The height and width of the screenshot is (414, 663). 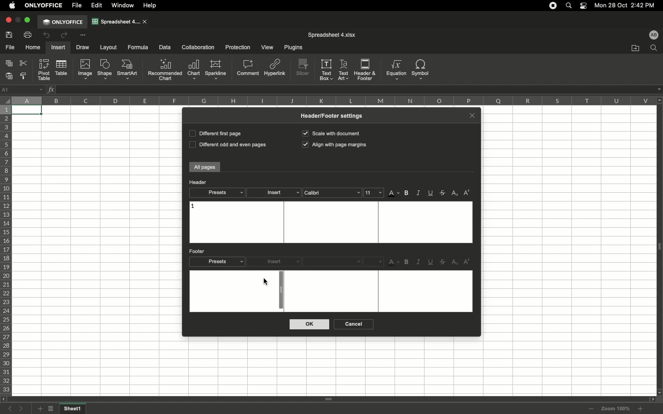 What do you see at coordinates (97, 6) in the screenshot?
I see `Edit` at bounding box center [97, 6].